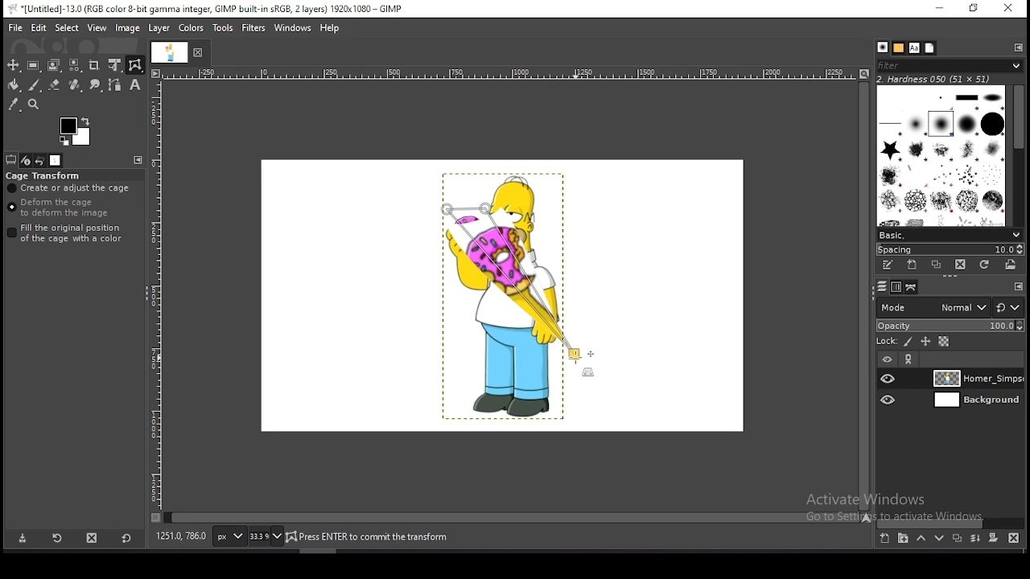  What do you see at coordinates (950, 233) in the screenshot?
I see `brush presets` at bounding box center [950, 233].